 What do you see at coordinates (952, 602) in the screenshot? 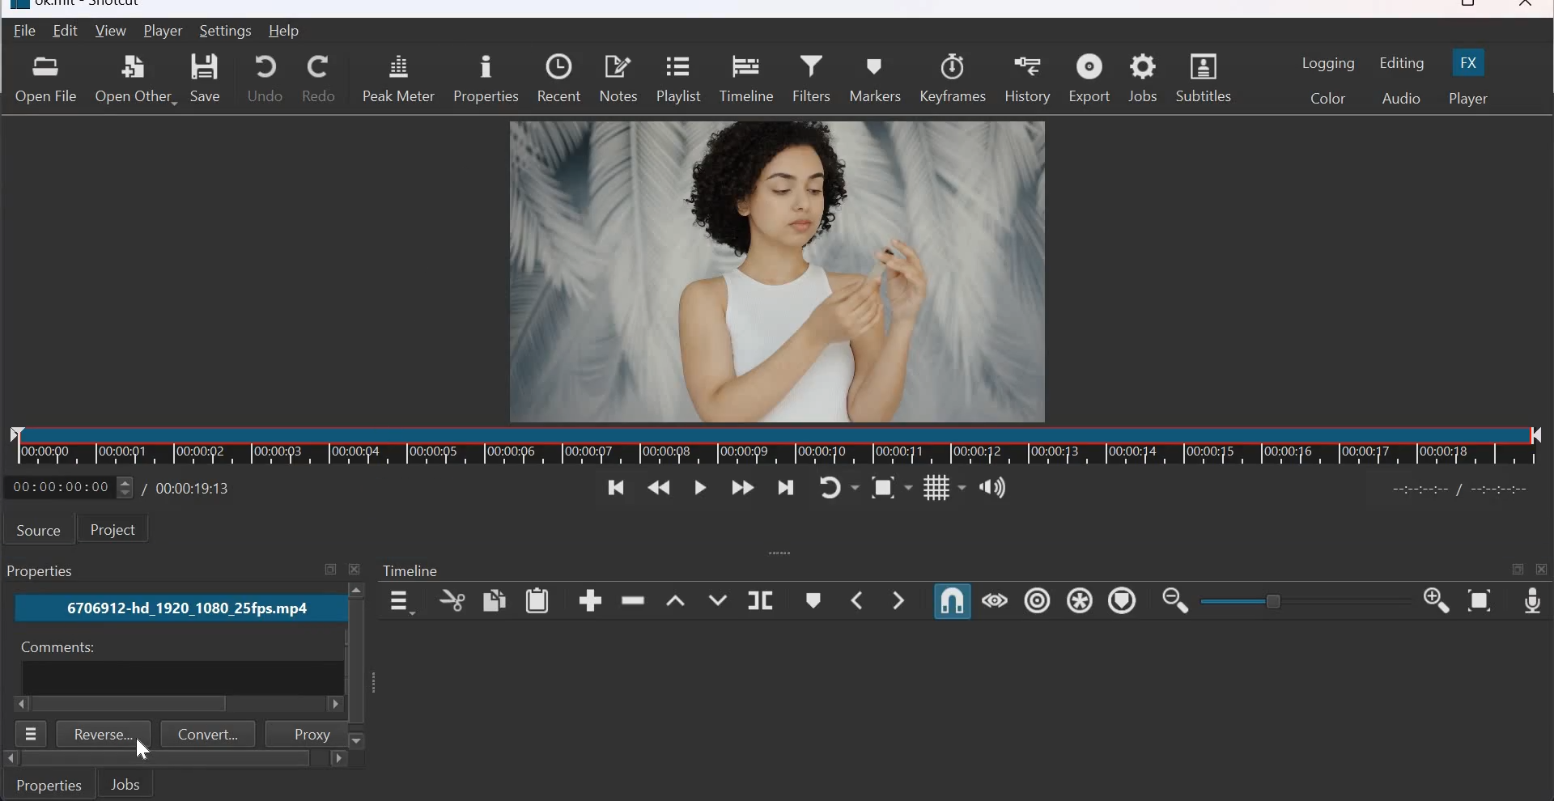
I see `Snap` at bounding box center [952, 602].